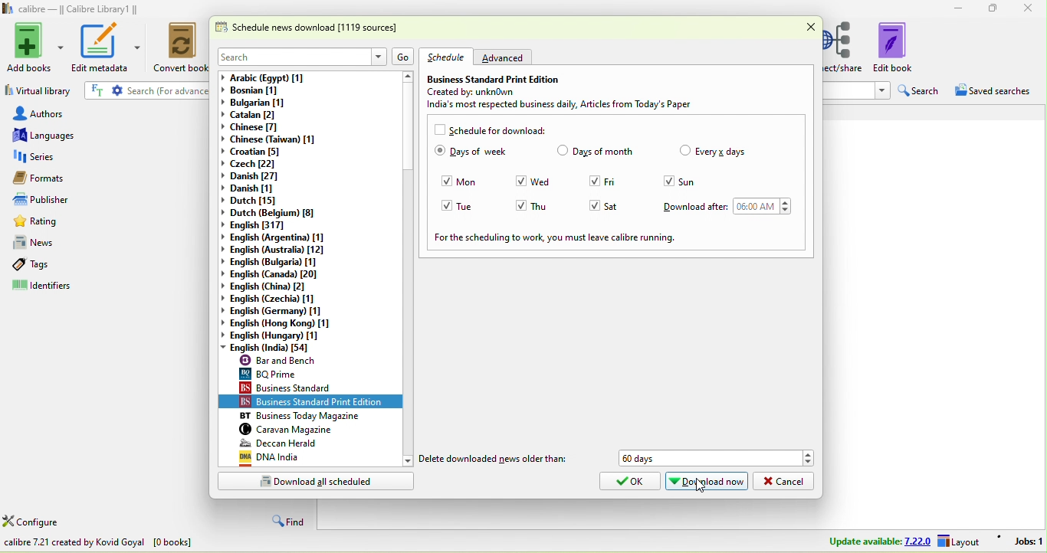 This screenshot has height=553, width=1047. I want to click on thu, so click(550, 205).